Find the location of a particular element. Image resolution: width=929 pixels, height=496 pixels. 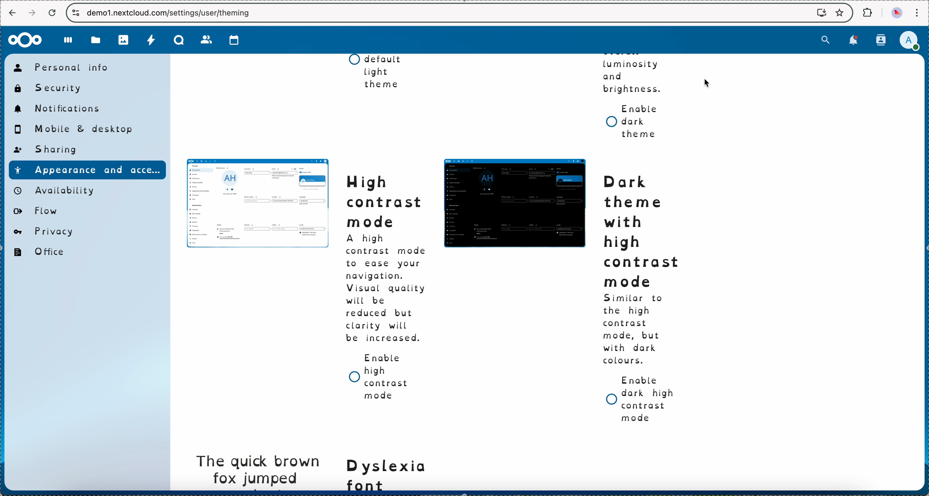

calendar is located at coordinates (231, 40).